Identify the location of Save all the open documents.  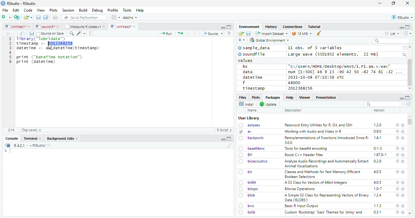
(46, 18).